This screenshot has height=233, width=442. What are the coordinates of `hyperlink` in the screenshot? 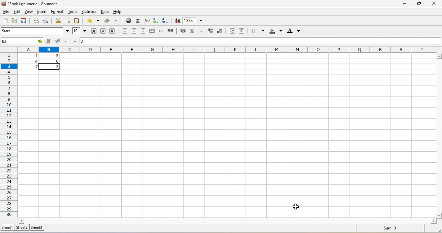 It's located at (128, 21).